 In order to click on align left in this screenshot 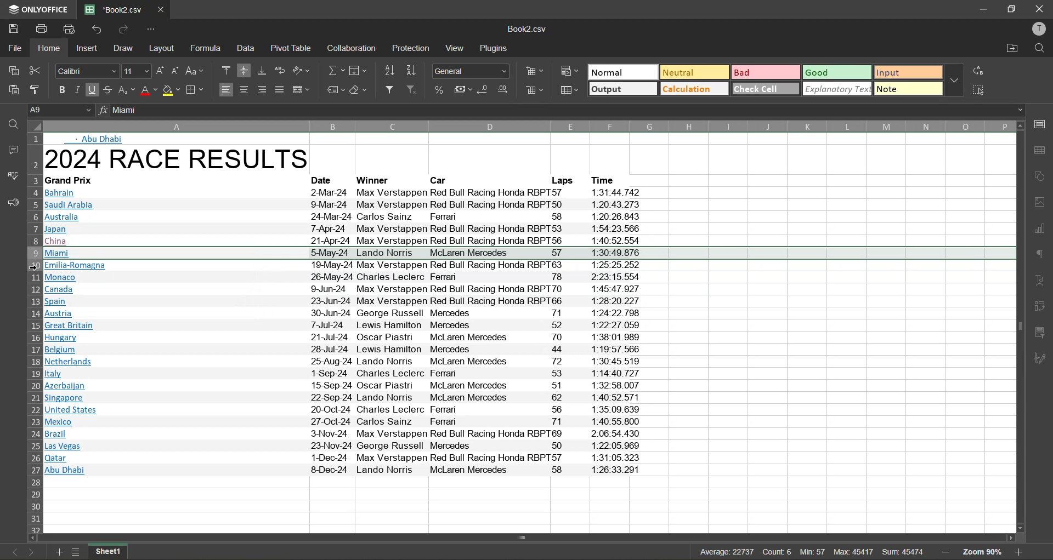, I will do `click(226, 90)`.